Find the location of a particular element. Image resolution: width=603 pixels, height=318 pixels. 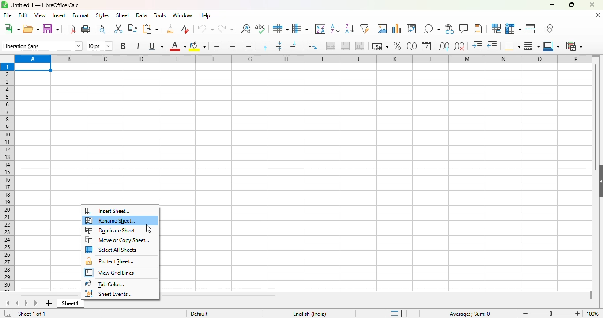

insert chart is located at coordinates (396, 29).